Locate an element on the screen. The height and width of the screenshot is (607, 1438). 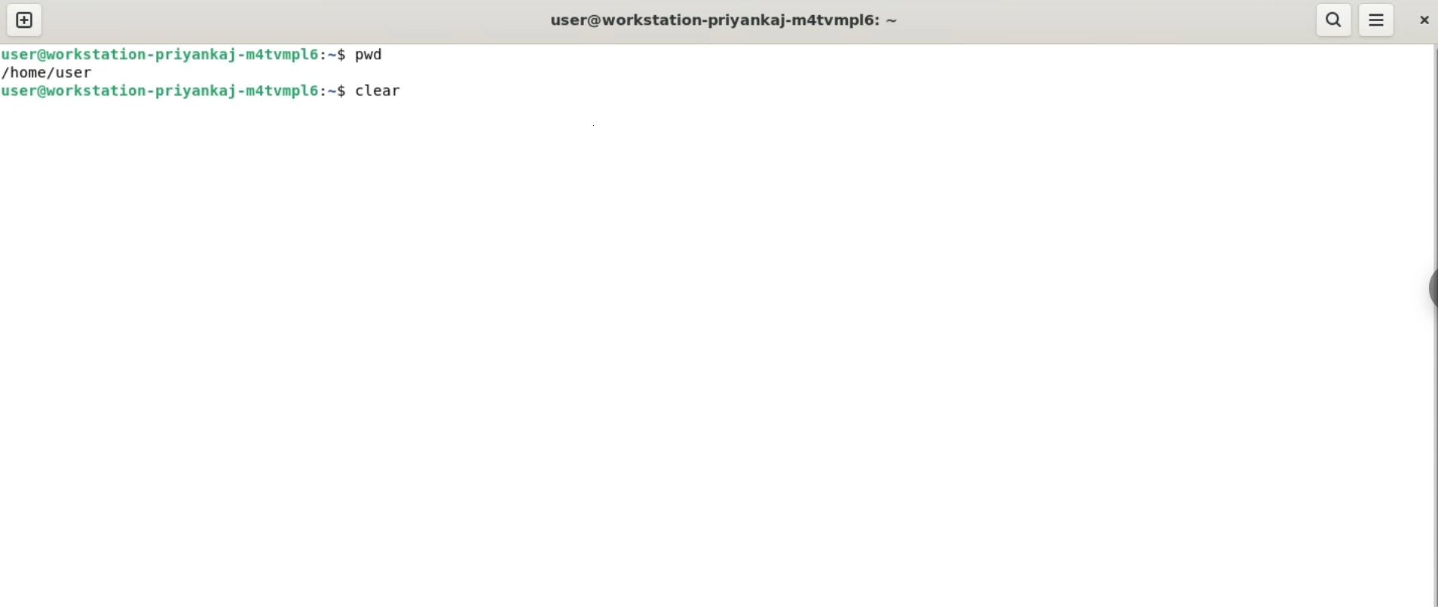
user@workstation-priyankaj-matvmplé6:~$ is located at coordinates (176, 92).